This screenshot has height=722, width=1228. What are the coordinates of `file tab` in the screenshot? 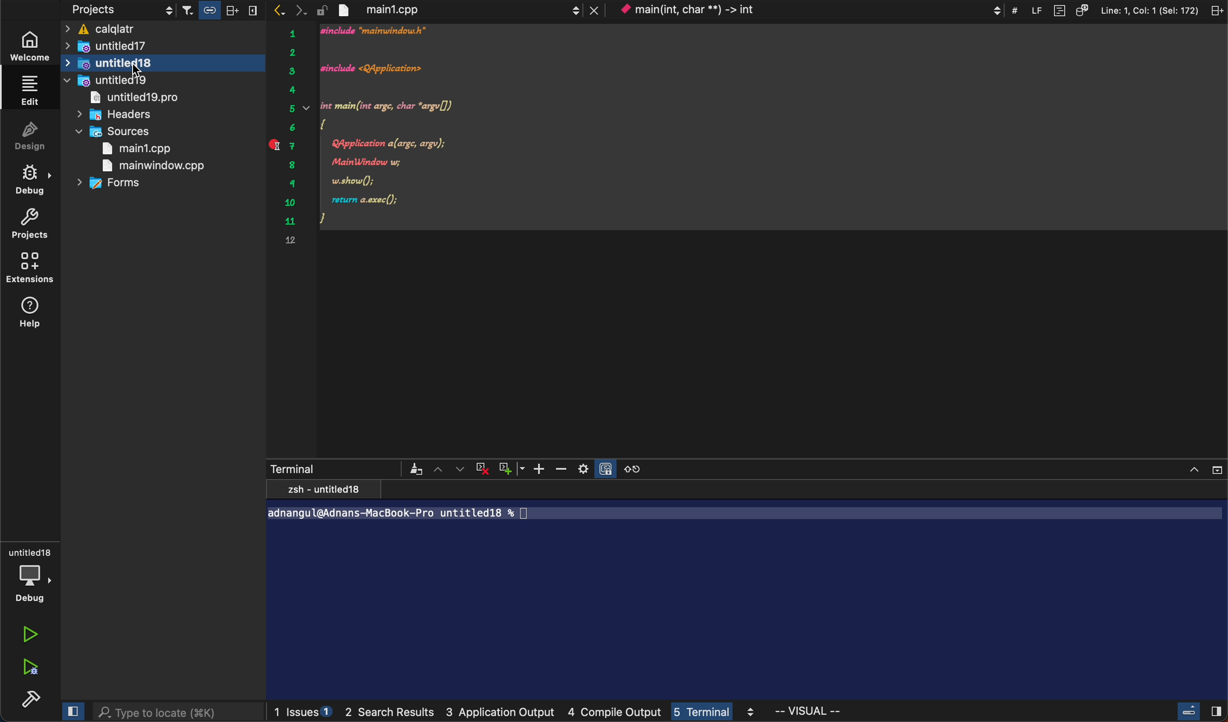 It's located at (450, 10).